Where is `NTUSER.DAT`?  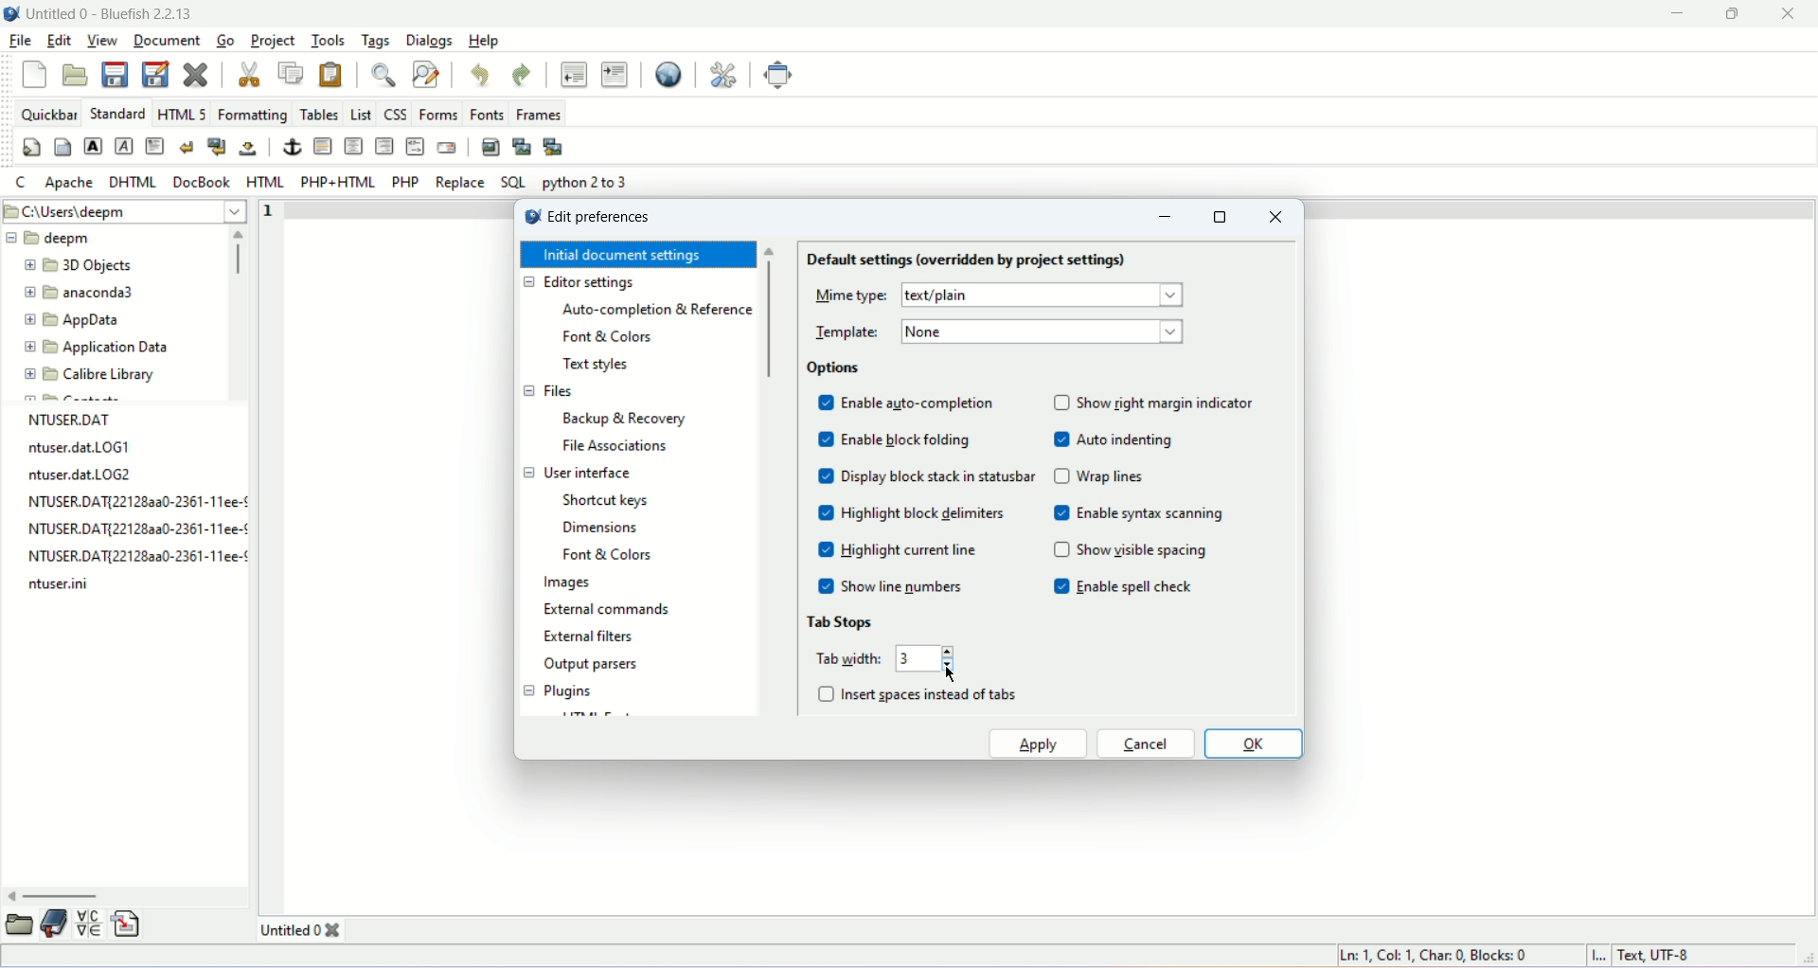 NTUSER.DAT is located at coordinates (68, 419).